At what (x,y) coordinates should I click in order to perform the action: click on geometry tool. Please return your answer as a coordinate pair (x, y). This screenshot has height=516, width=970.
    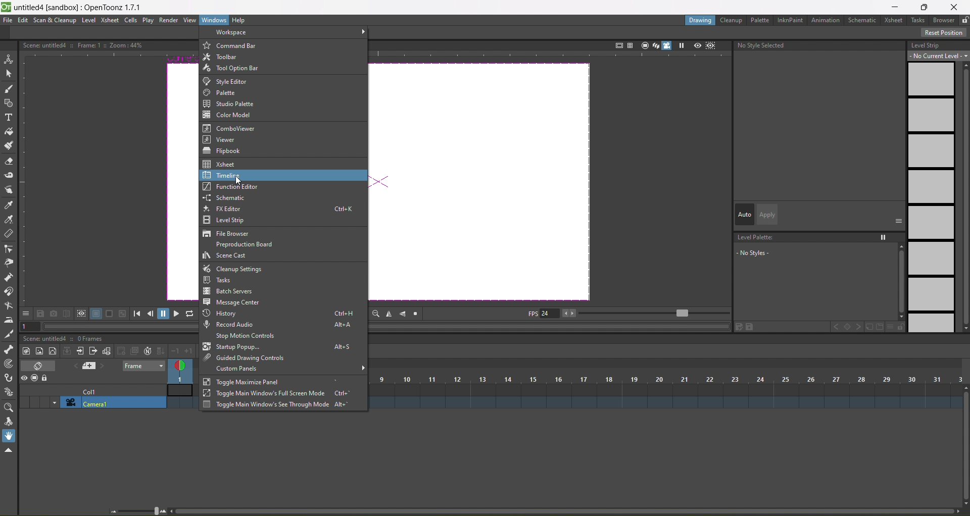
    Looking at the image, I should click on (9, 104).